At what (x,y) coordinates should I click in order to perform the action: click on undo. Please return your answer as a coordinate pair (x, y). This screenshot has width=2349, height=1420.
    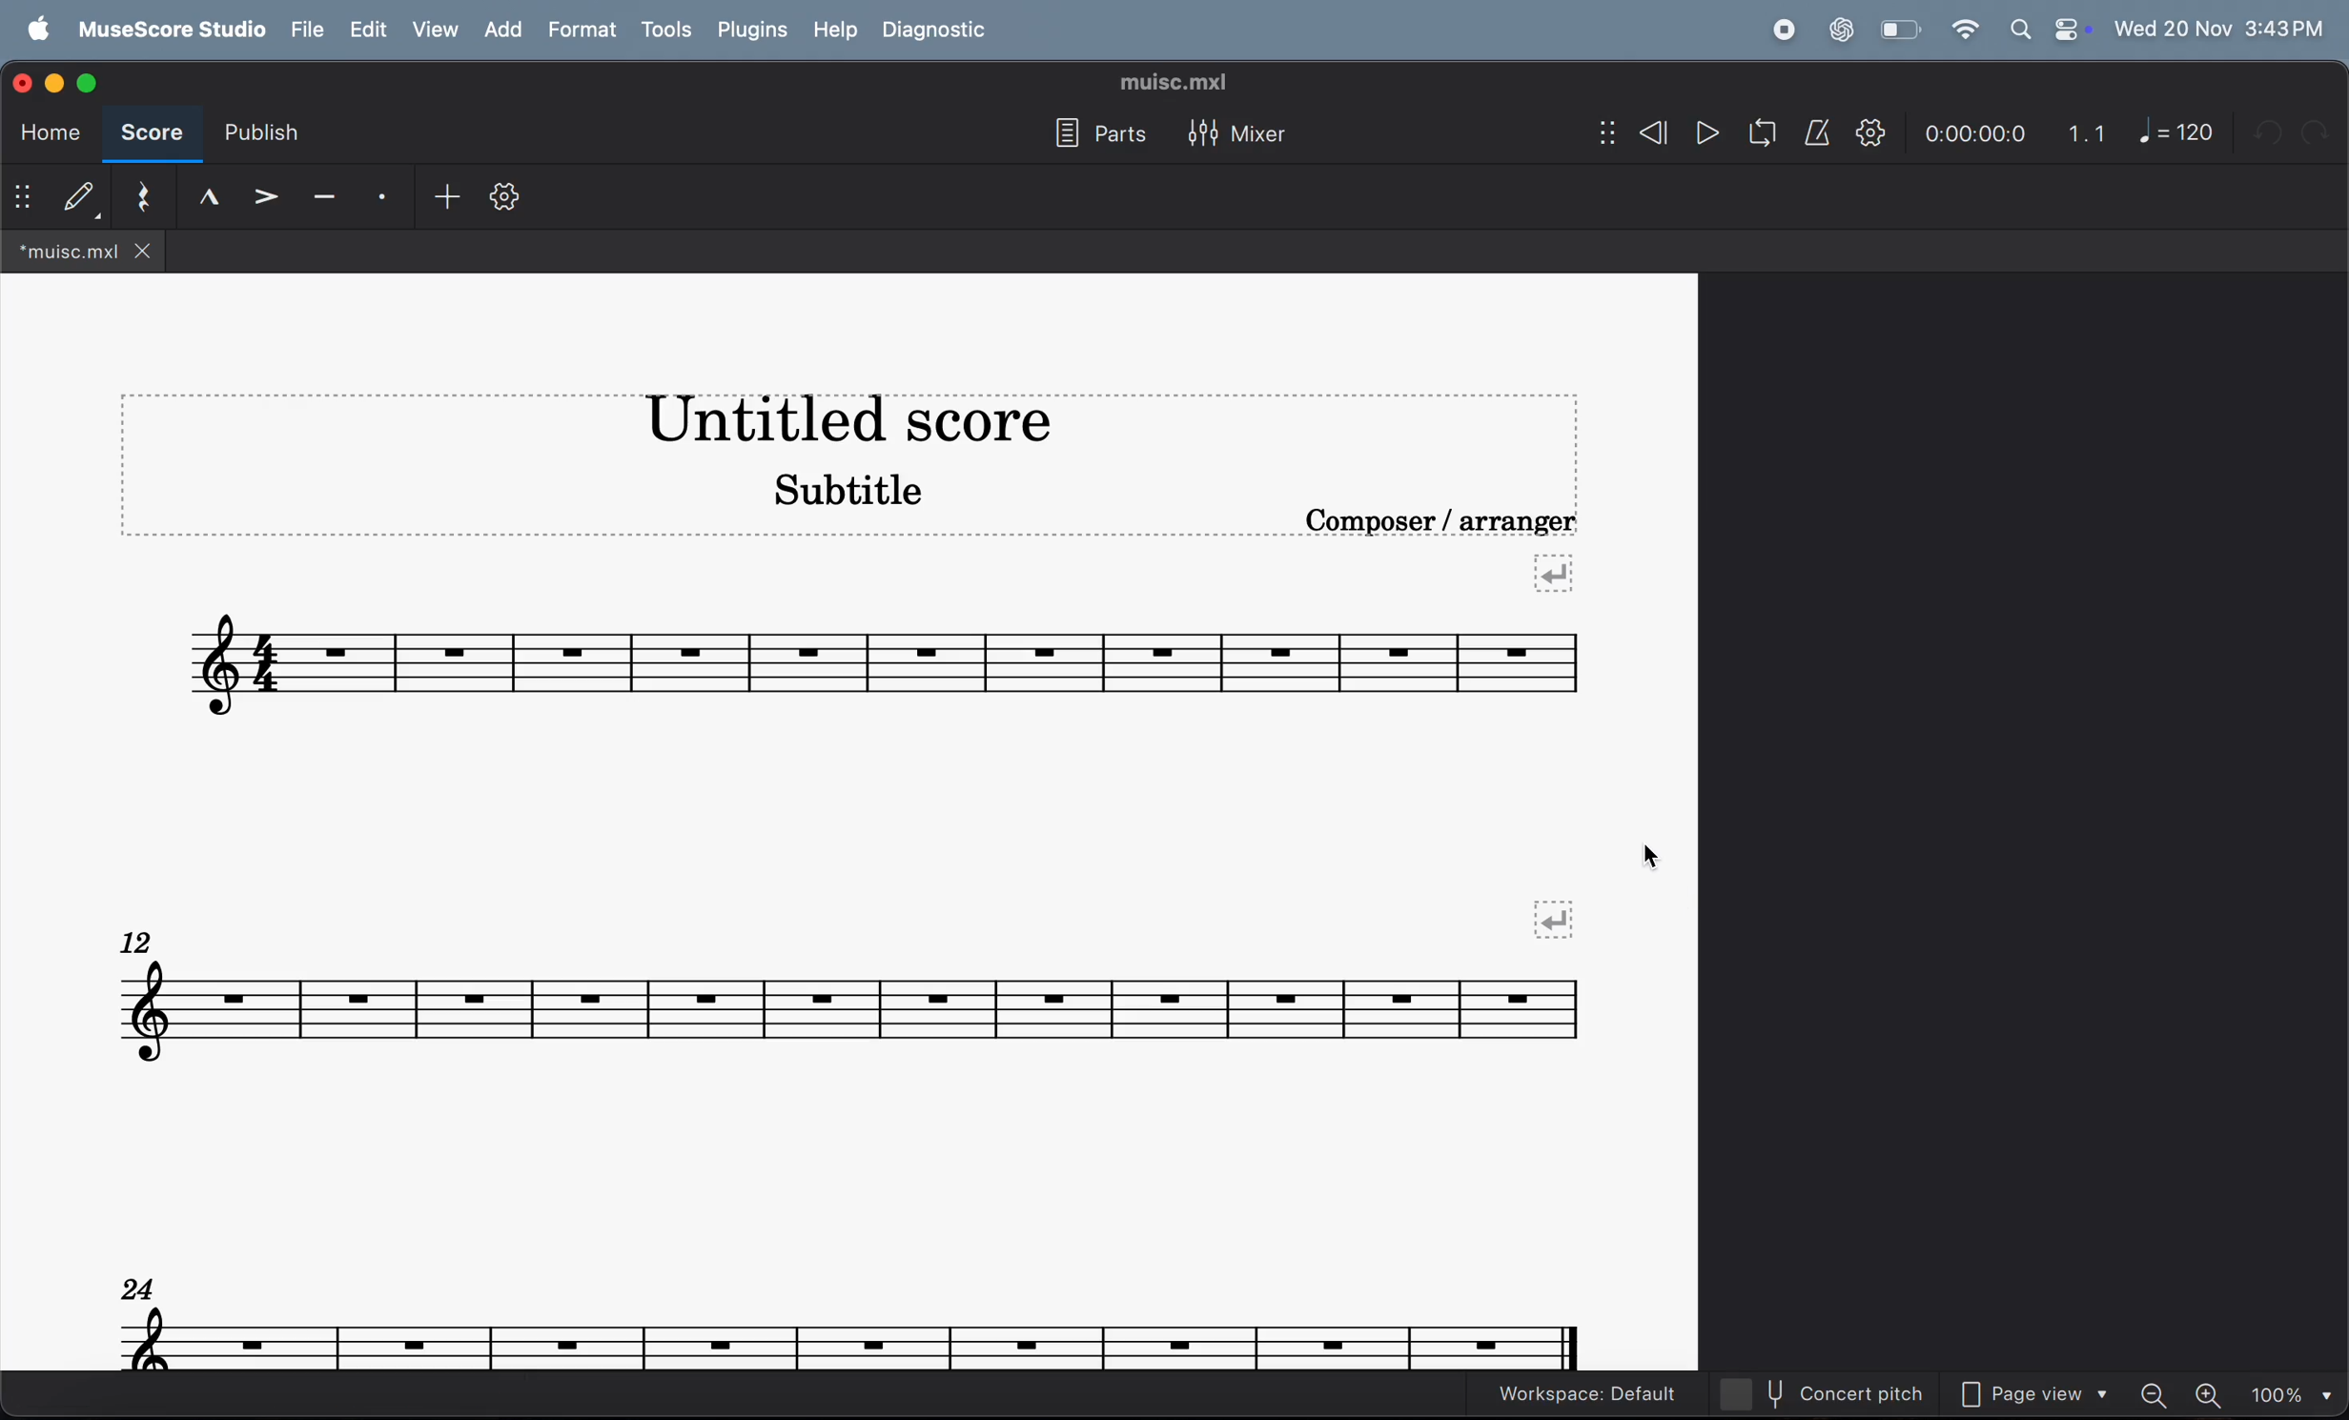
    Looking at the image, I should click on (2266, 132).